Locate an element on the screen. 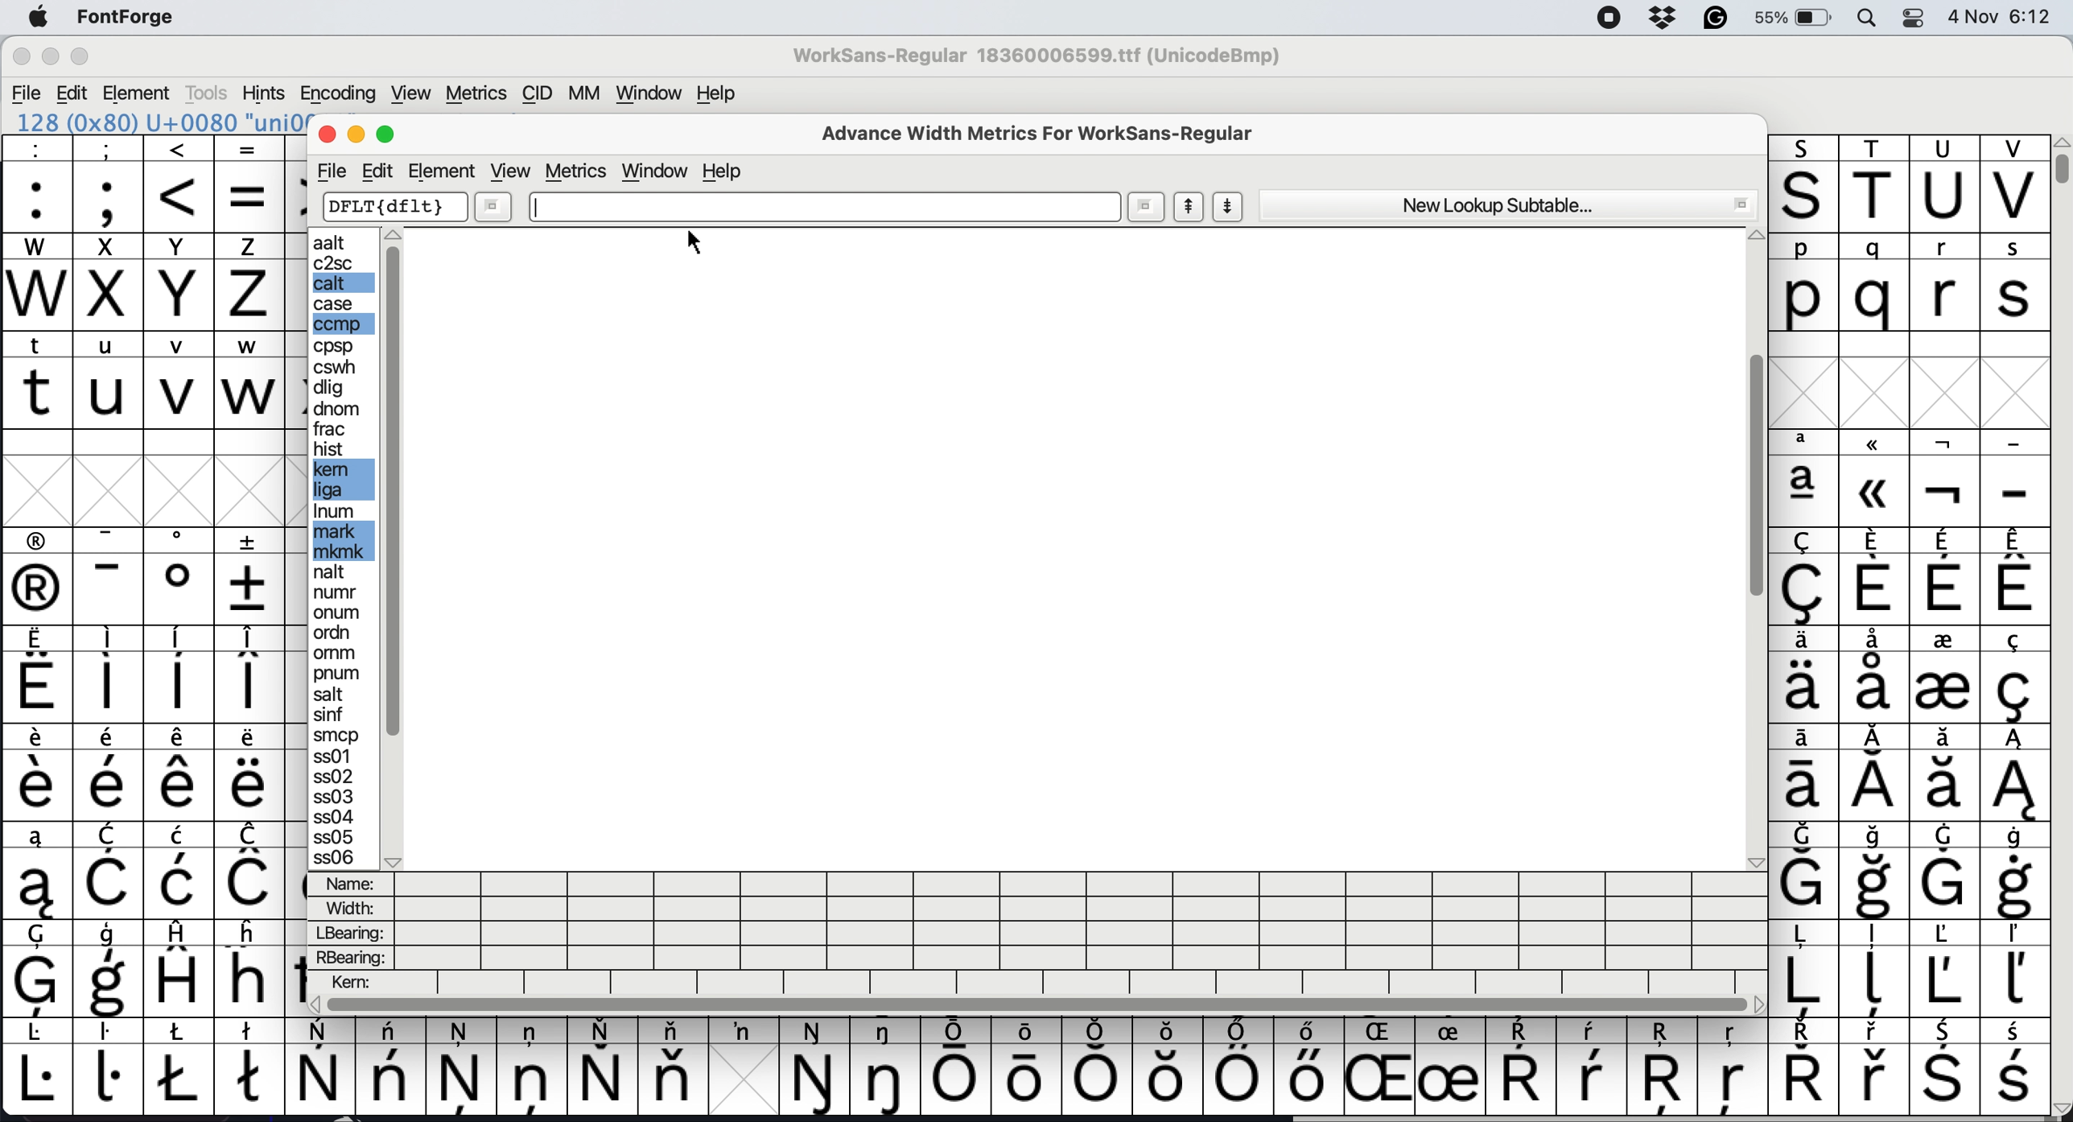 This screenshot has width=2073, height=1122. new lookup subtable is located at coordinates (1510, 204).